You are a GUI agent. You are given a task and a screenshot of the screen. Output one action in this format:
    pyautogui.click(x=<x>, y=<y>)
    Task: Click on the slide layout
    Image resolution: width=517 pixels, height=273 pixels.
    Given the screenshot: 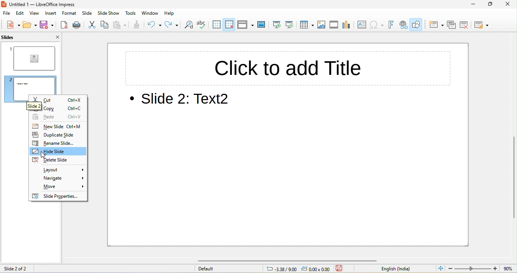 What is the action you would take?
    pyautogui.click(x=483, y=25)
    